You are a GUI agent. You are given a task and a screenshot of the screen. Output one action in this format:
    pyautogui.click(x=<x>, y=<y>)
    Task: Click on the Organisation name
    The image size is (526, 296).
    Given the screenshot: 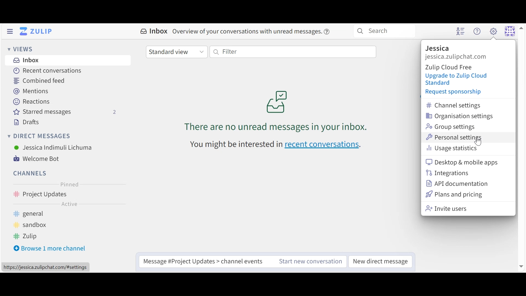 What is the action you would take?
    pyautogui.click(x=437, y=49)
    